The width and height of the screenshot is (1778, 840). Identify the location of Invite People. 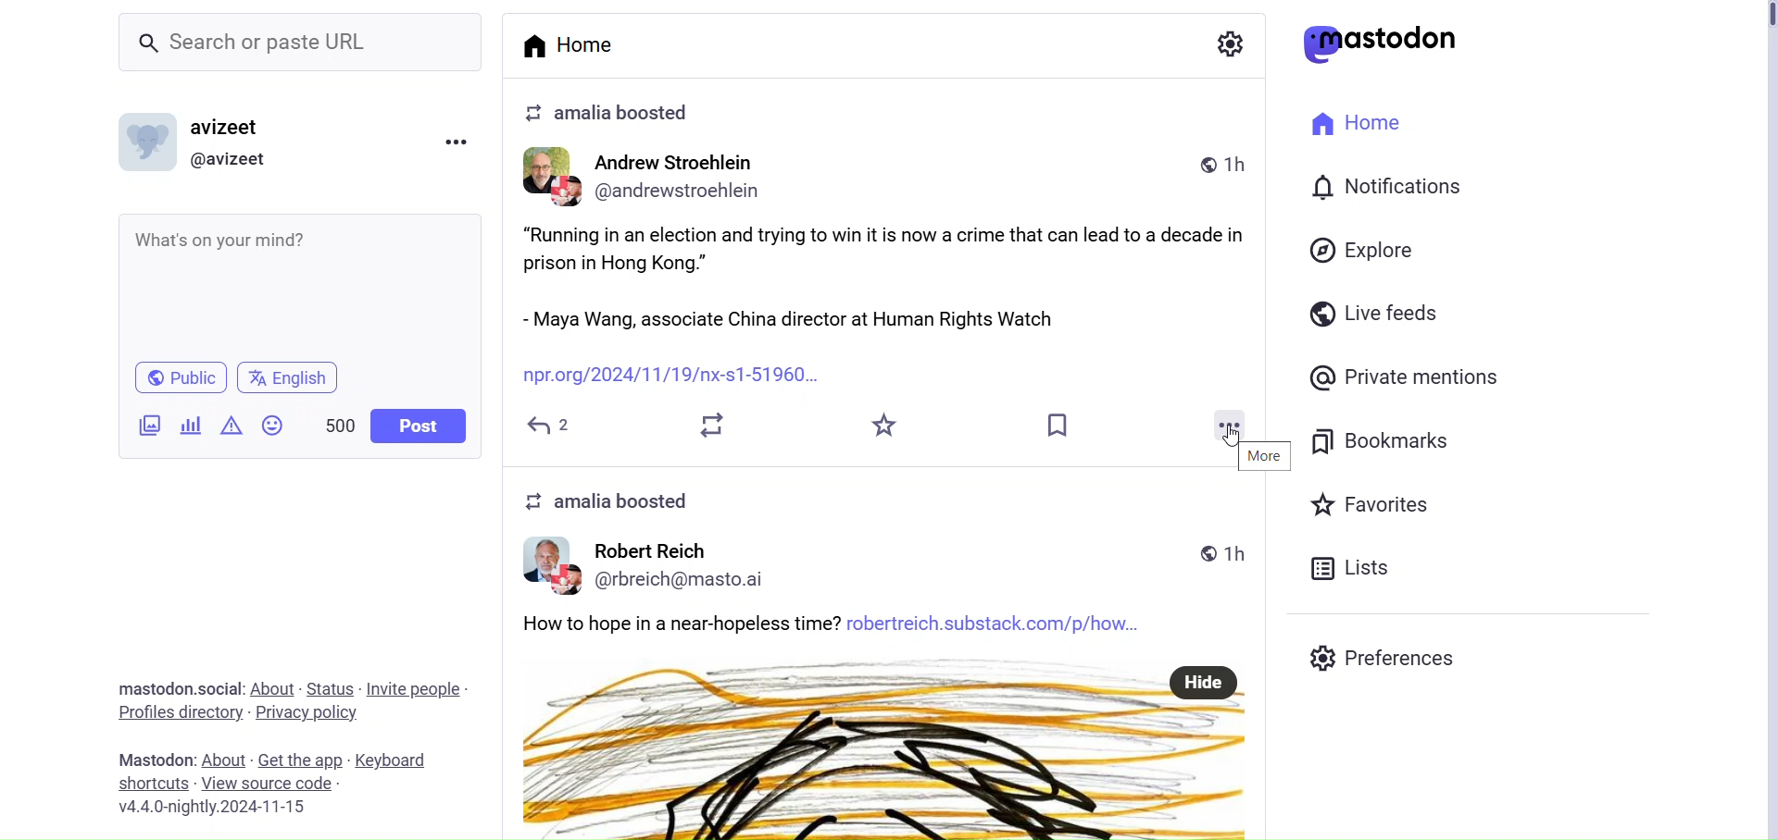
(415, 687).